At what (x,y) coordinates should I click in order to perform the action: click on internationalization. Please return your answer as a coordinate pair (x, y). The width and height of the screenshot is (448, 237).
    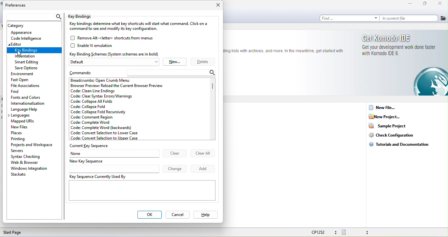
    Looking at the image, I should click on (29, 103).